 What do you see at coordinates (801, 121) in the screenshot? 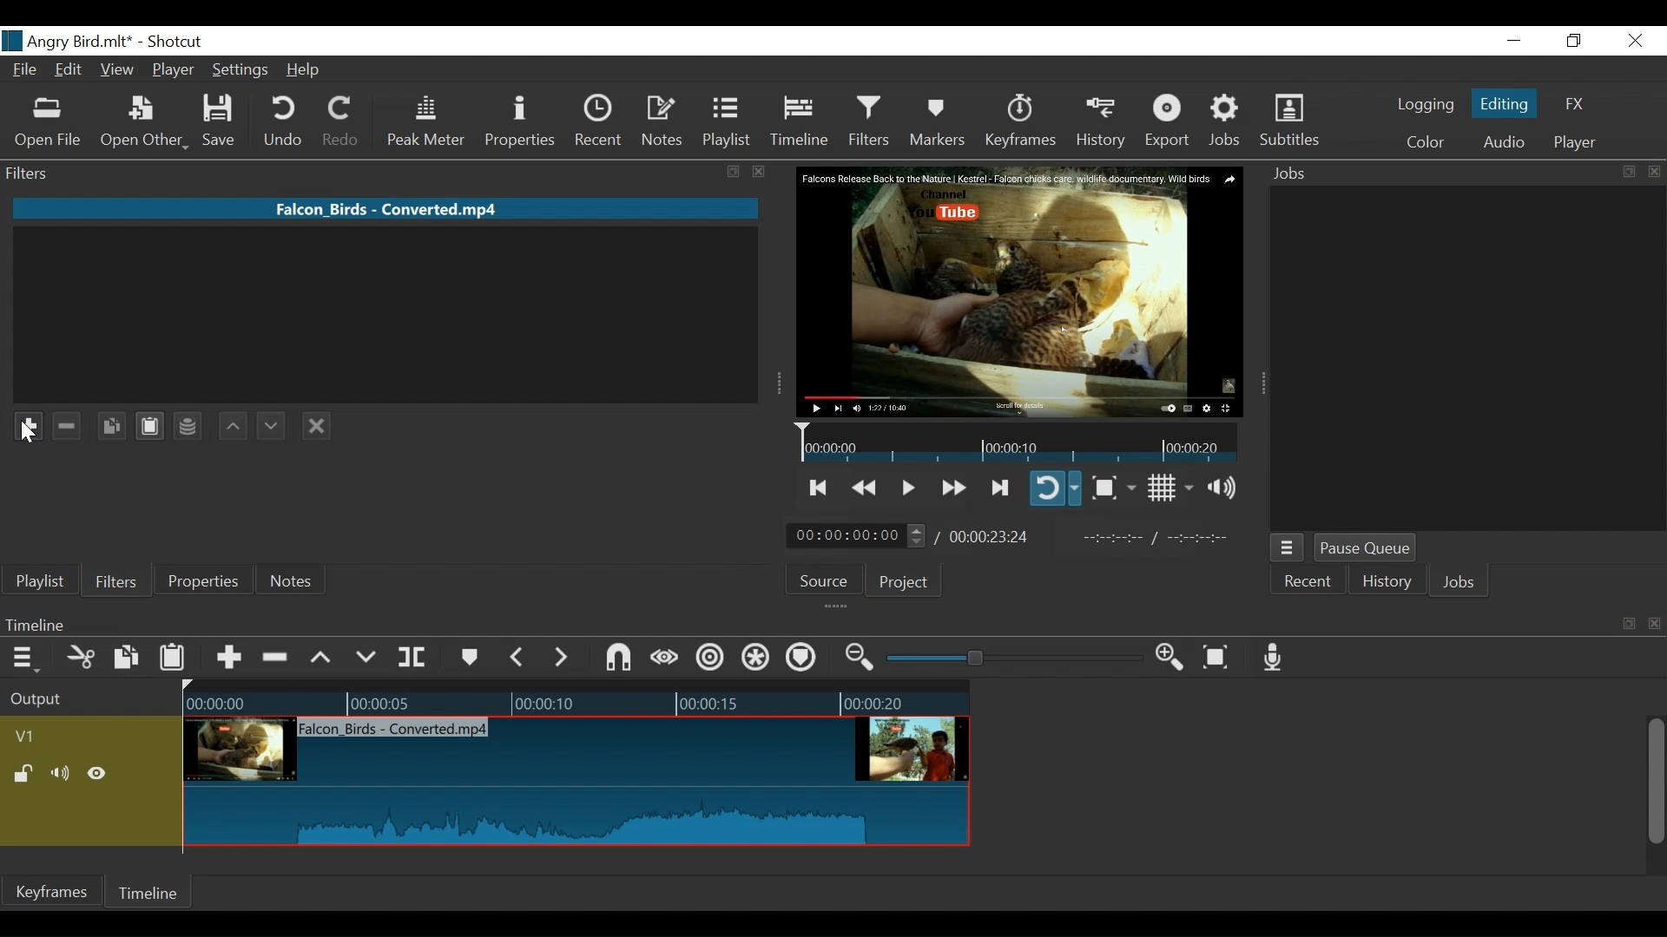
I see `Timeline` at bounding box center [801, 121].